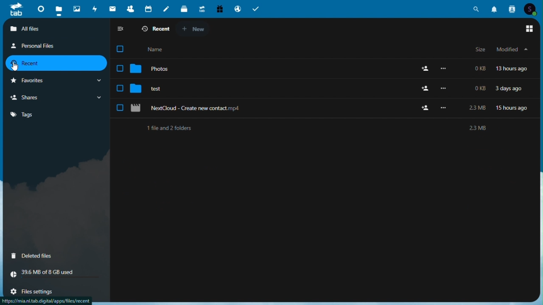 This screenshot has height=305, width=543. What do you see at coordinates (477, 9) in the screenshot?
I see `search` at bounding box center [477, 9].